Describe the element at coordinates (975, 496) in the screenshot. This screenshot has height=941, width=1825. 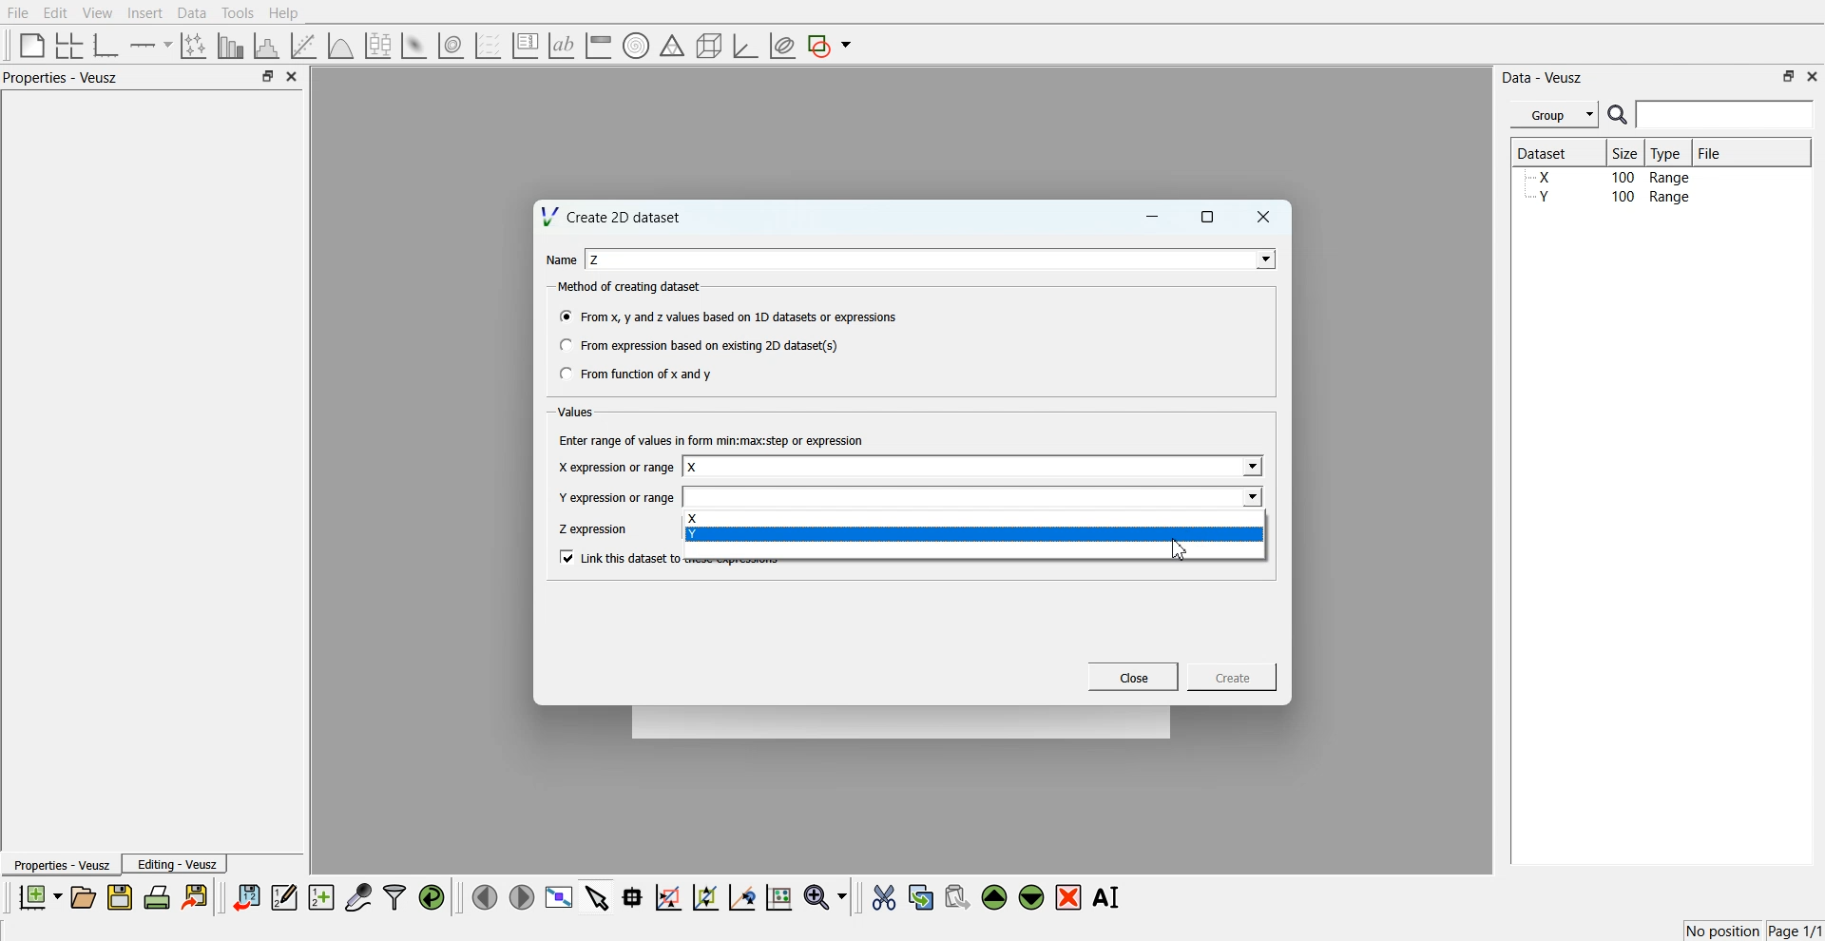
I see `Enter name` at that location.